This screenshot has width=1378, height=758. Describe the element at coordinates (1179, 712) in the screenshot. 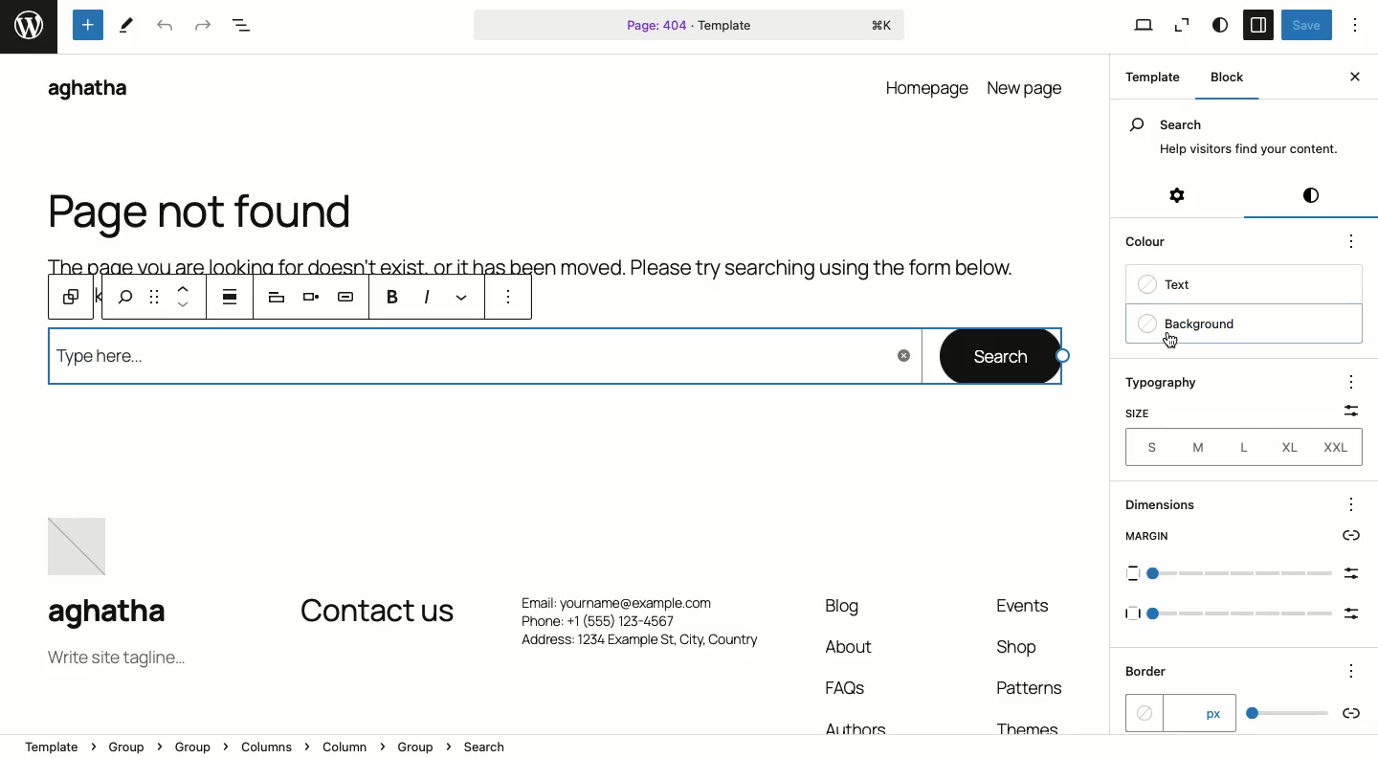

I see `px` at that location.